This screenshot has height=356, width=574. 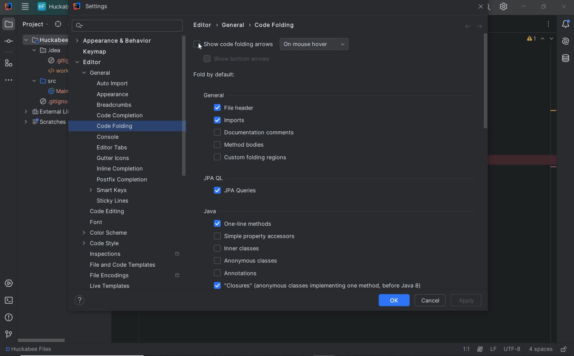 What do you see at coordinates (316, 285) in the screenshot?
I see `"closures"` at bounding box center [316, 285].